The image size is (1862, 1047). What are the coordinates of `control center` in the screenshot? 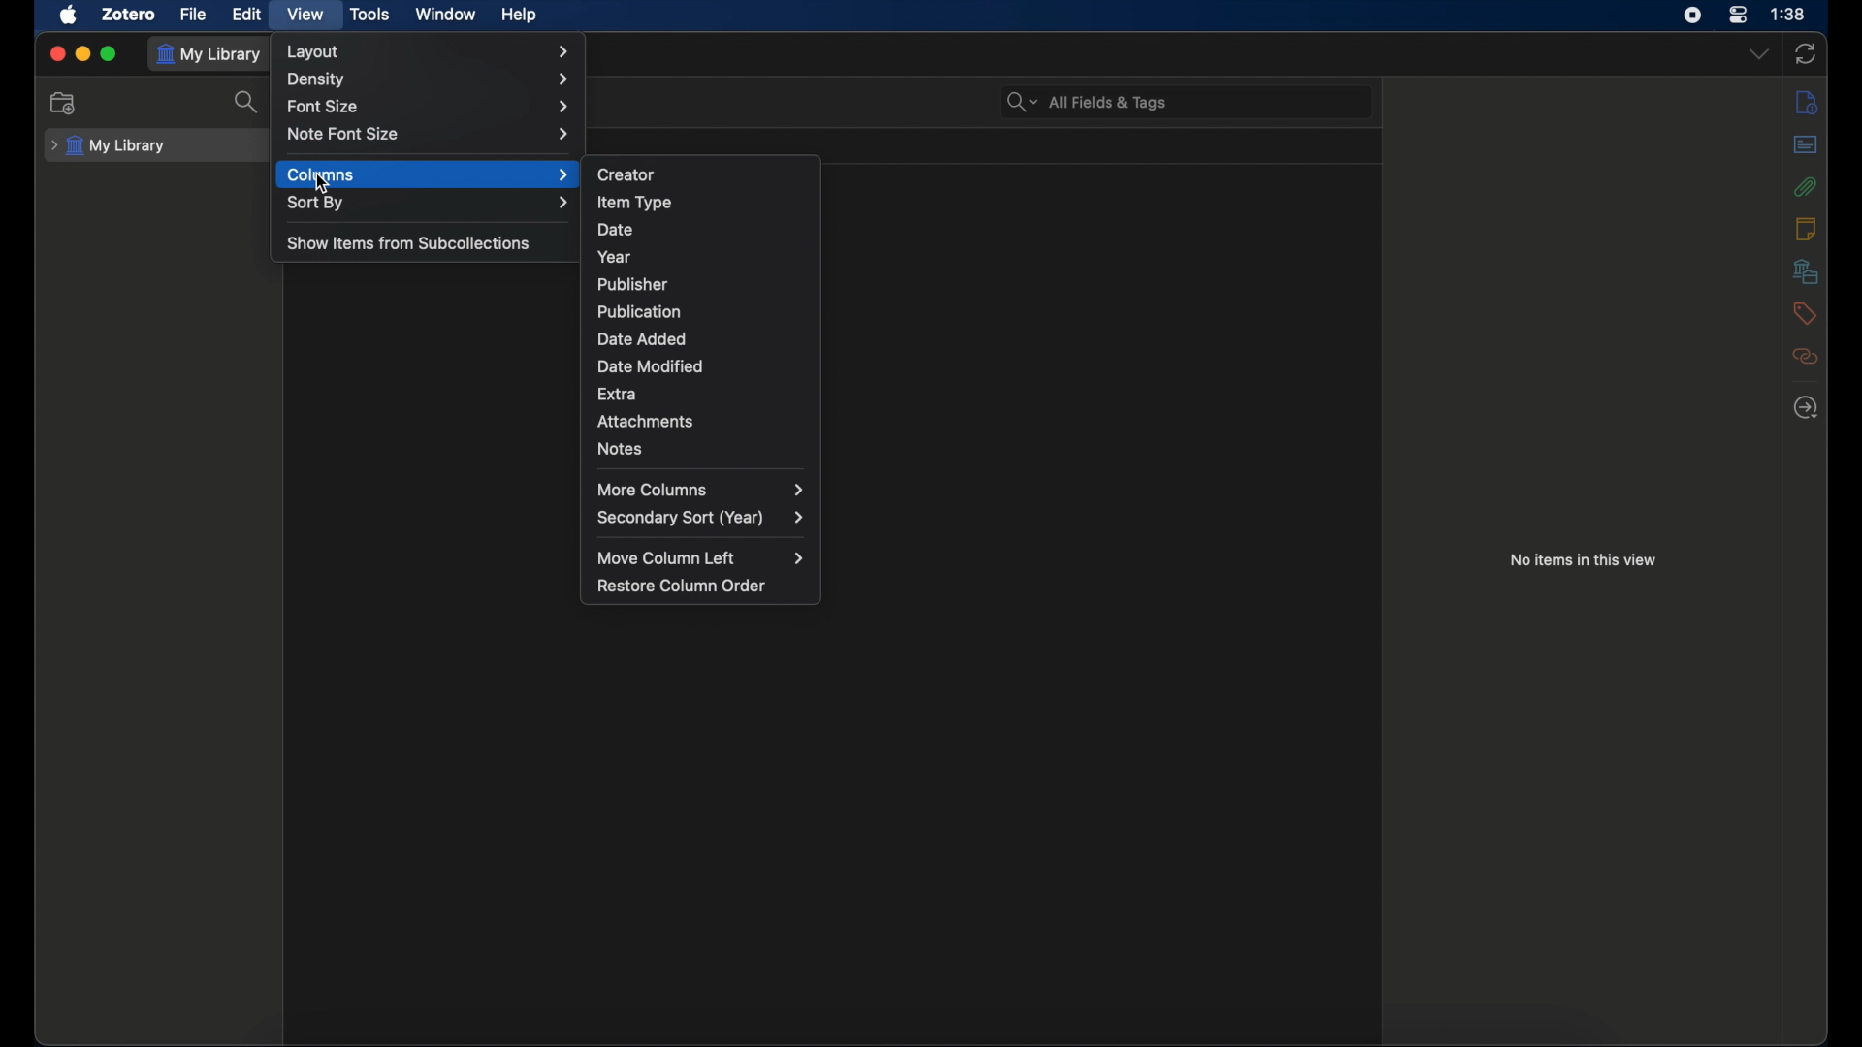 It's located at (1739, 16).